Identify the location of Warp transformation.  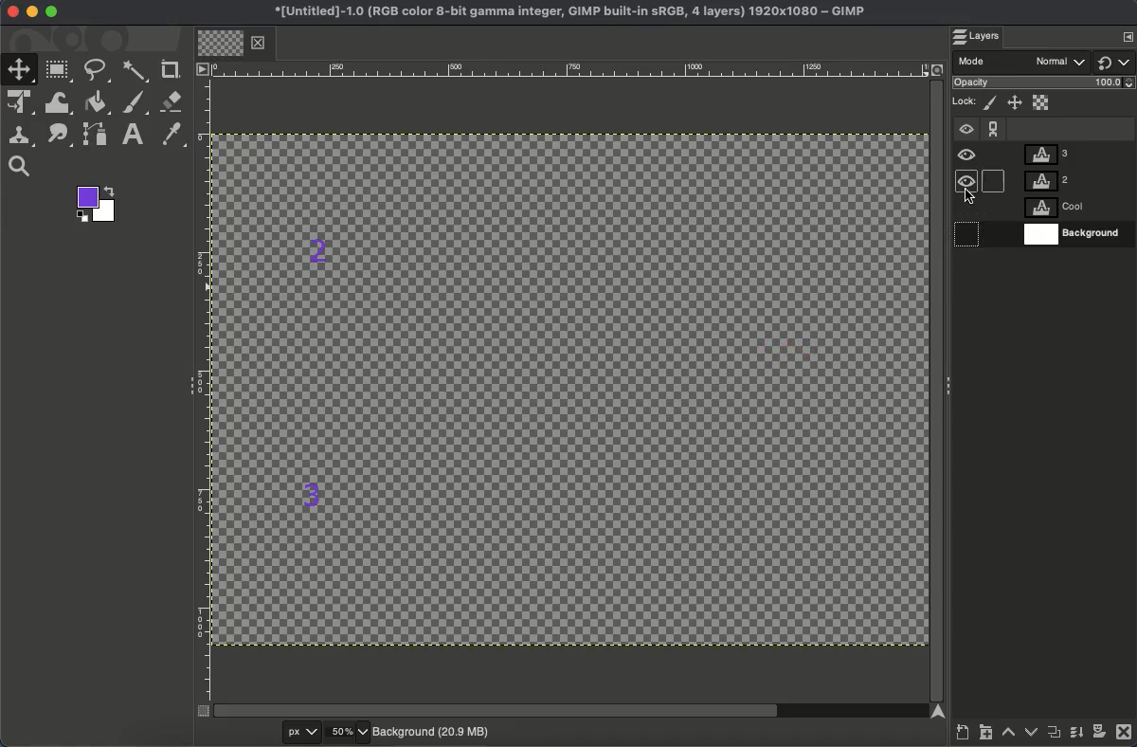
(60, 104).